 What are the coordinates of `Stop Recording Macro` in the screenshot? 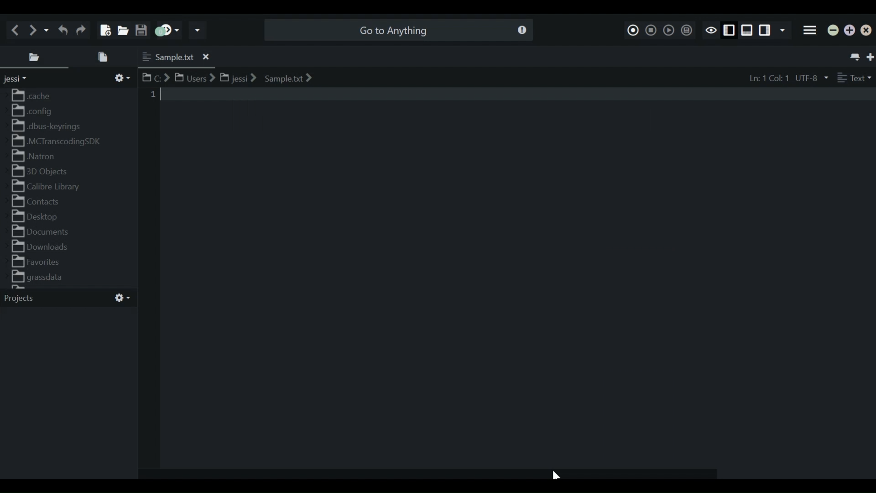 It's located at (650, 30).